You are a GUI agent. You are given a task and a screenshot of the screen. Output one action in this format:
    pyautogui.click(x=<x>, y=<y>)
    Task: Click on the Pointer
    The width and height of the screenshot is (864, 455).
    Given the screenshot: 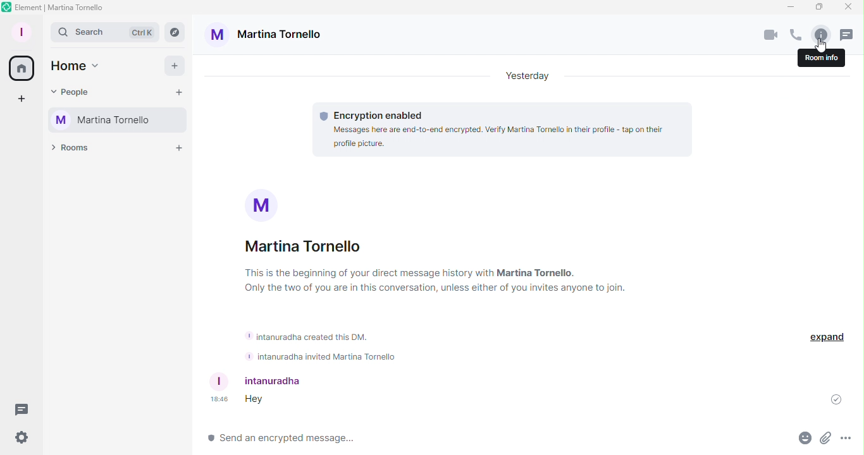 What is the action you would take?
    pyautogui.click(x=818, y=47)
    